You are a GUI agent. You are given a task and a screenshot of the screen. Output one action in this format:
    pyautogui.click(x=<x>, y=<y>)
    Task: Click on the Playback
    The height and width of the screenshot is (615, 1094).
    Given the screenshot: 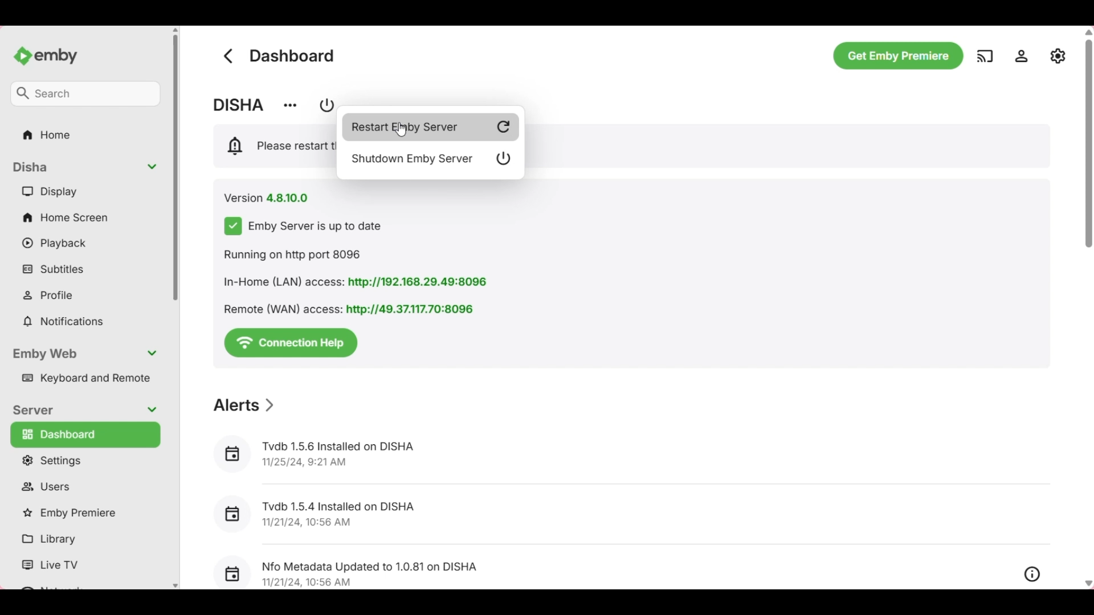 What is the action you would take?
    pyautogui.click(x=85, y=243)
    